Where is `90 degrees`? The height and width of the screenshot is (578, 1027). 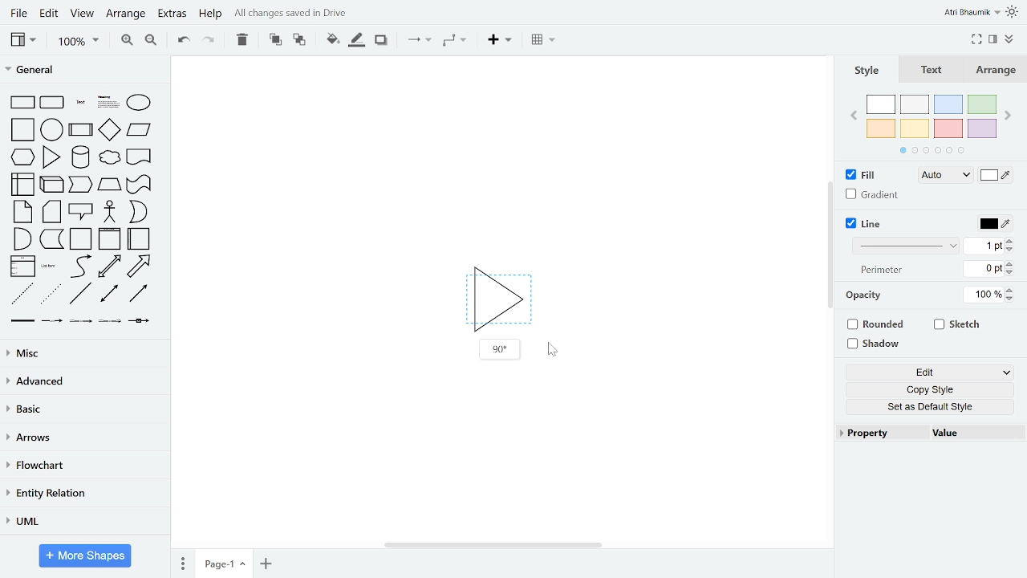
90 degrees is located at coordinates (498, 349).